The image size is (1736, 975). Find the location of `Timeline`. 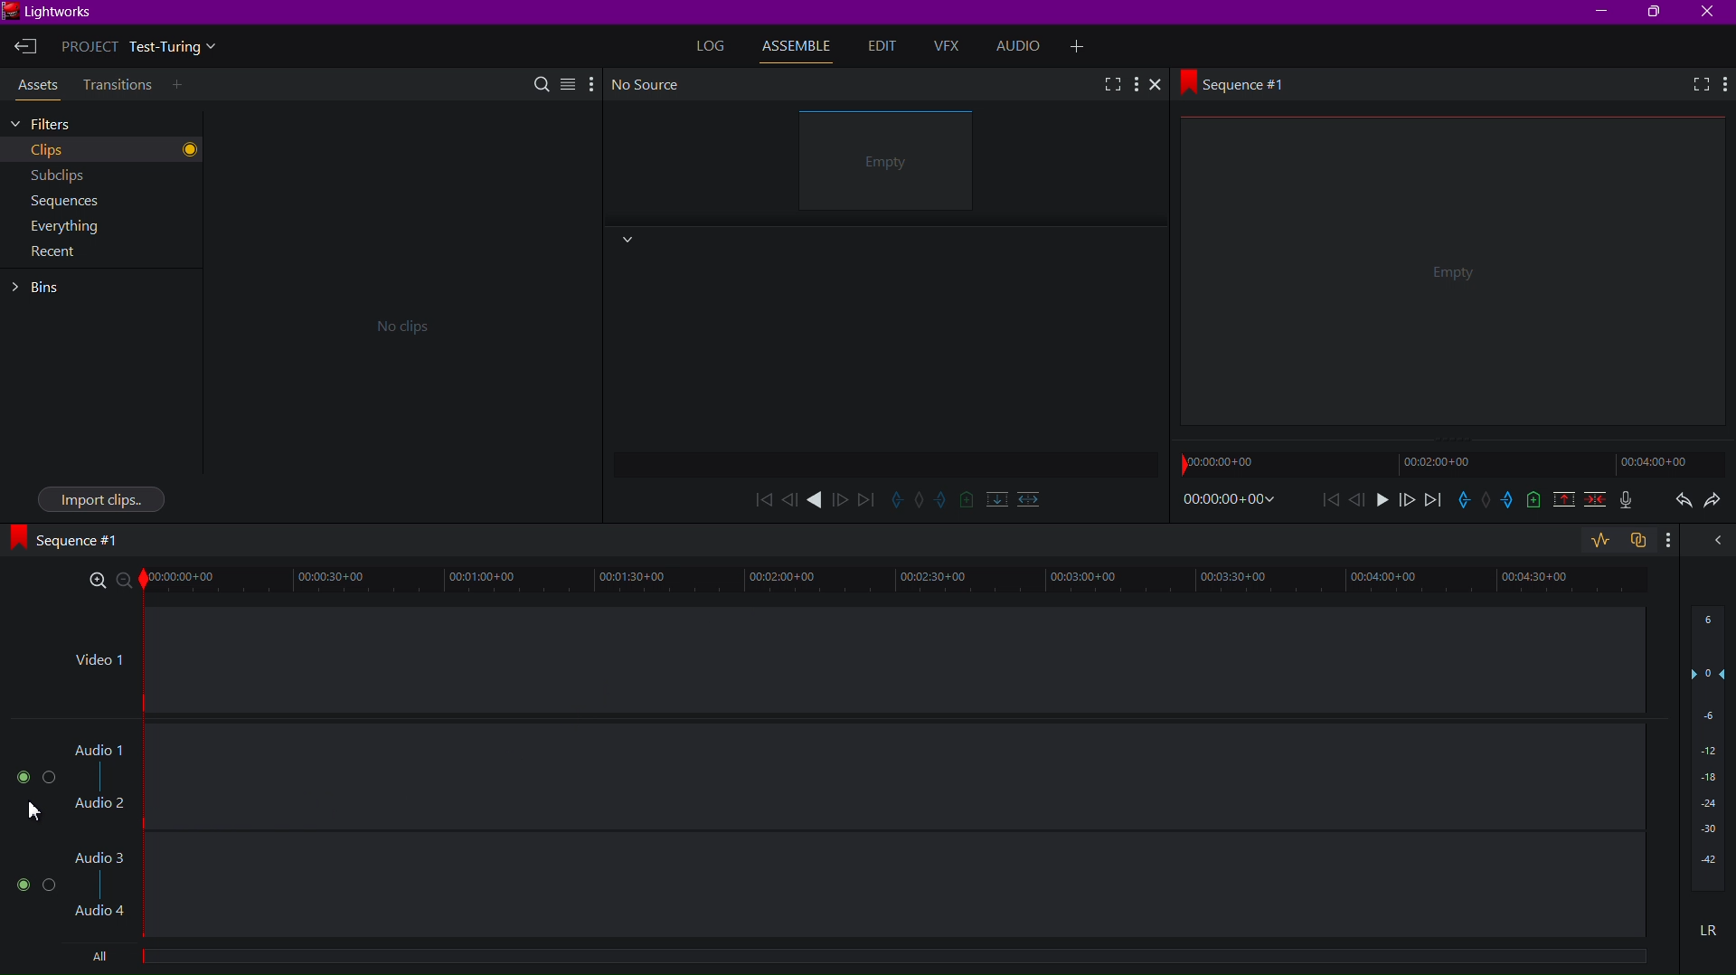

Timeline is located at coordinates (900, 963).